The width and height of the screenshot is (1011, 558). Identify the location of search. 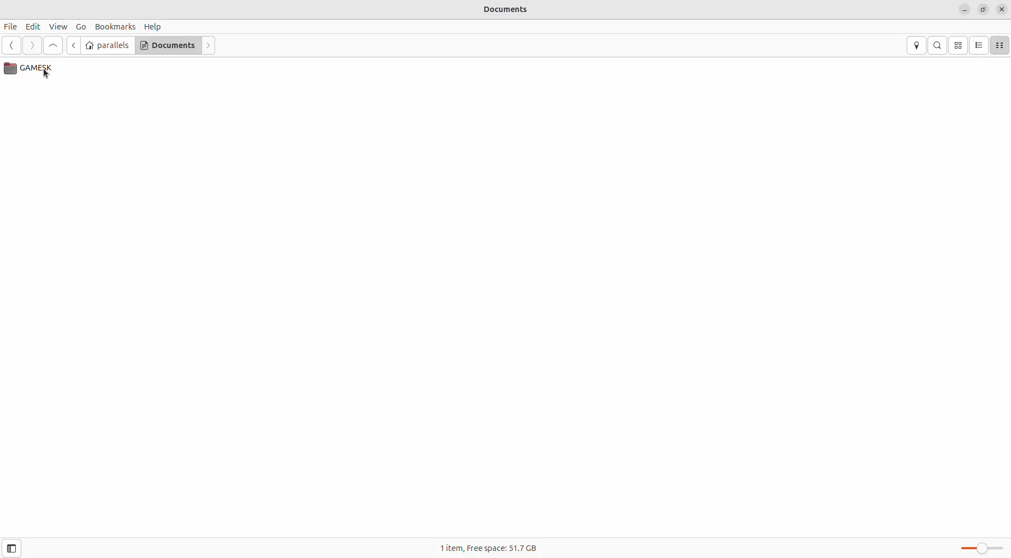
(938, 45).